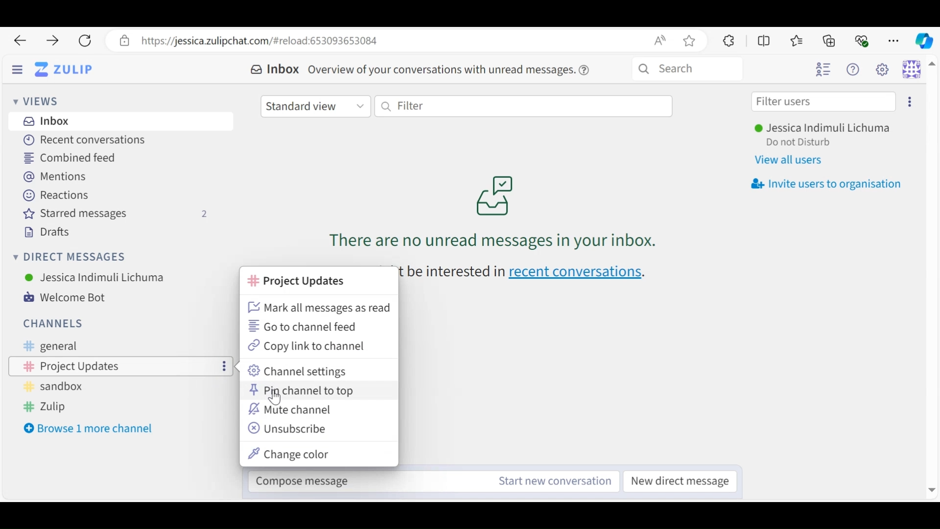  Describe the element at coordinates (294, 282) in the screenshot. I see `Channel Name` at that location.